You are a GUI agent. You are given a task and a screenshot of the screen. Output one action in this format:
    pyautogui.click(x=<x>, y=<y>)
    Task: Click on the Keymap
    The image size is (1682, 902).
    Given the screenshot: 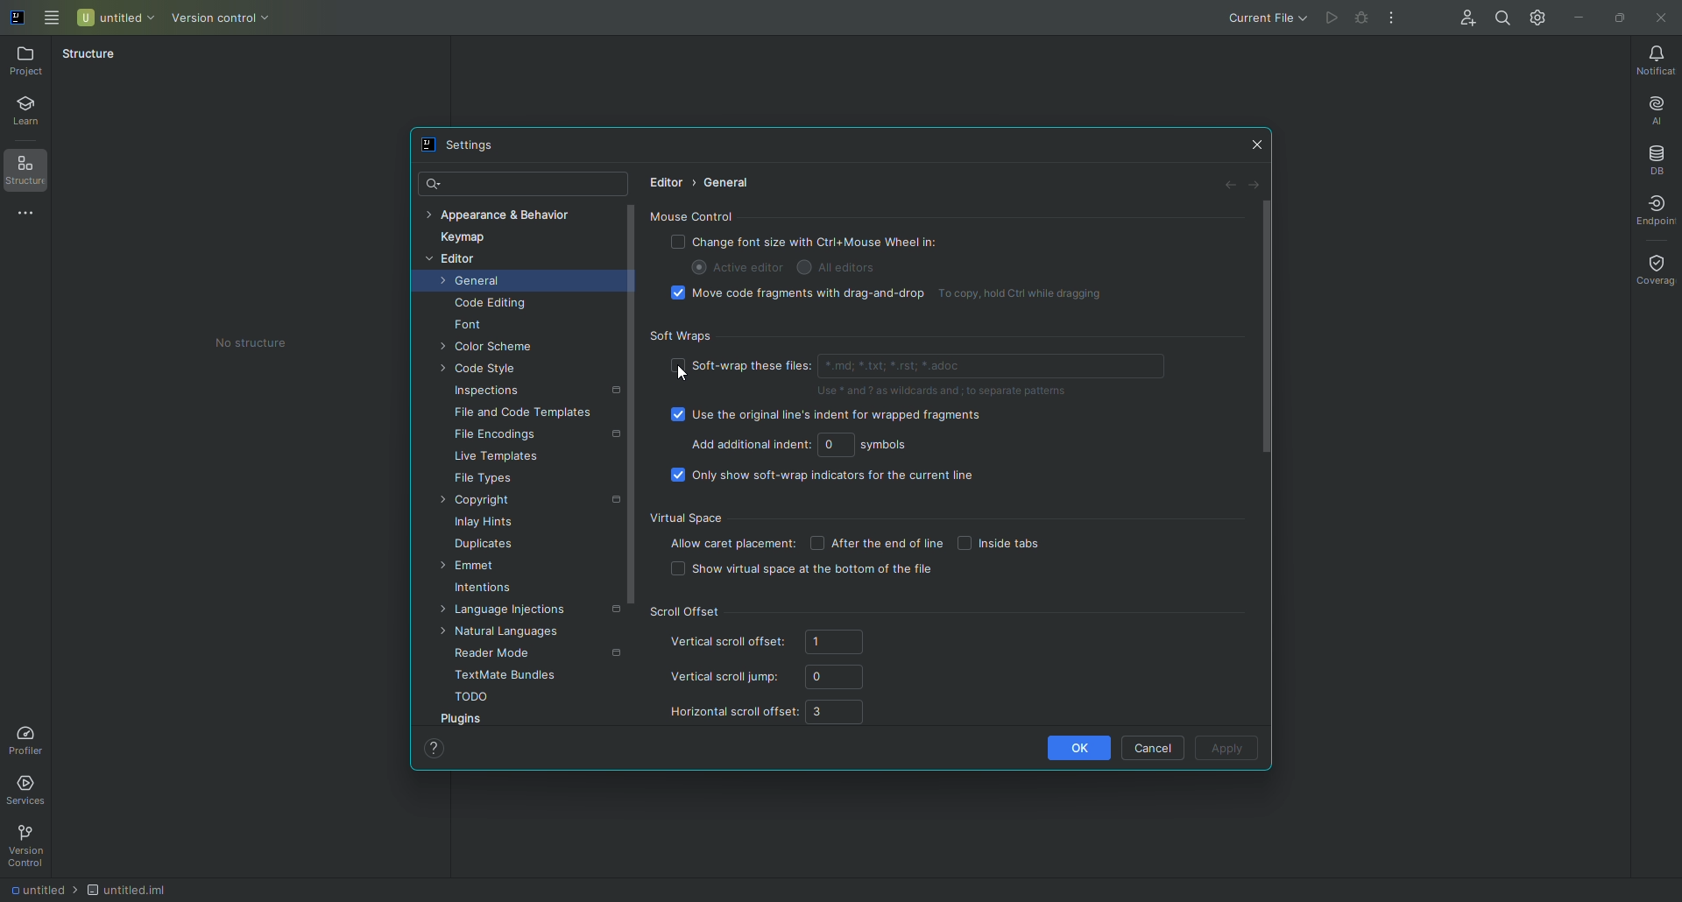 What is the action you would take?
    pyautogui.click(x=462, y=241)
    